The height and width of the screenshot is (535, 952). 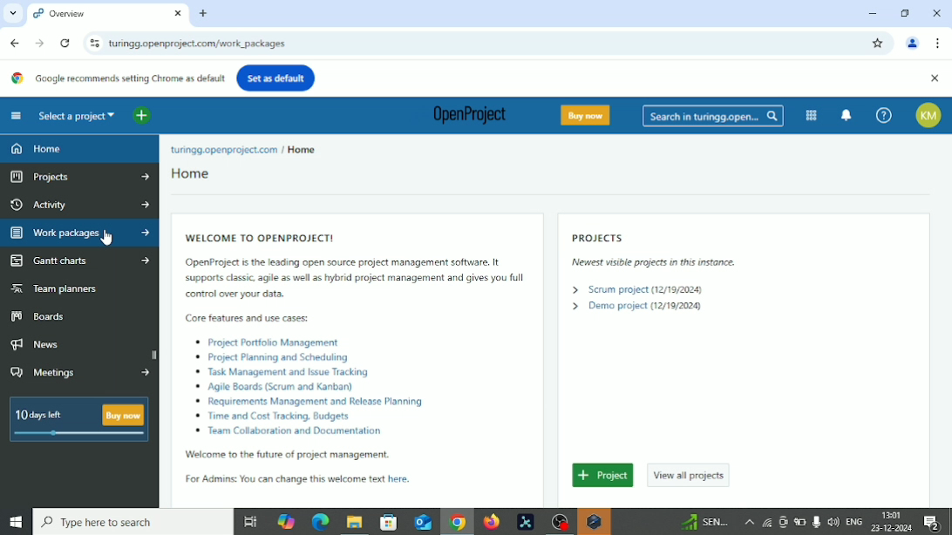 I want to click on turngg.openproject.com/work_packages, so click(x=201, y=44).